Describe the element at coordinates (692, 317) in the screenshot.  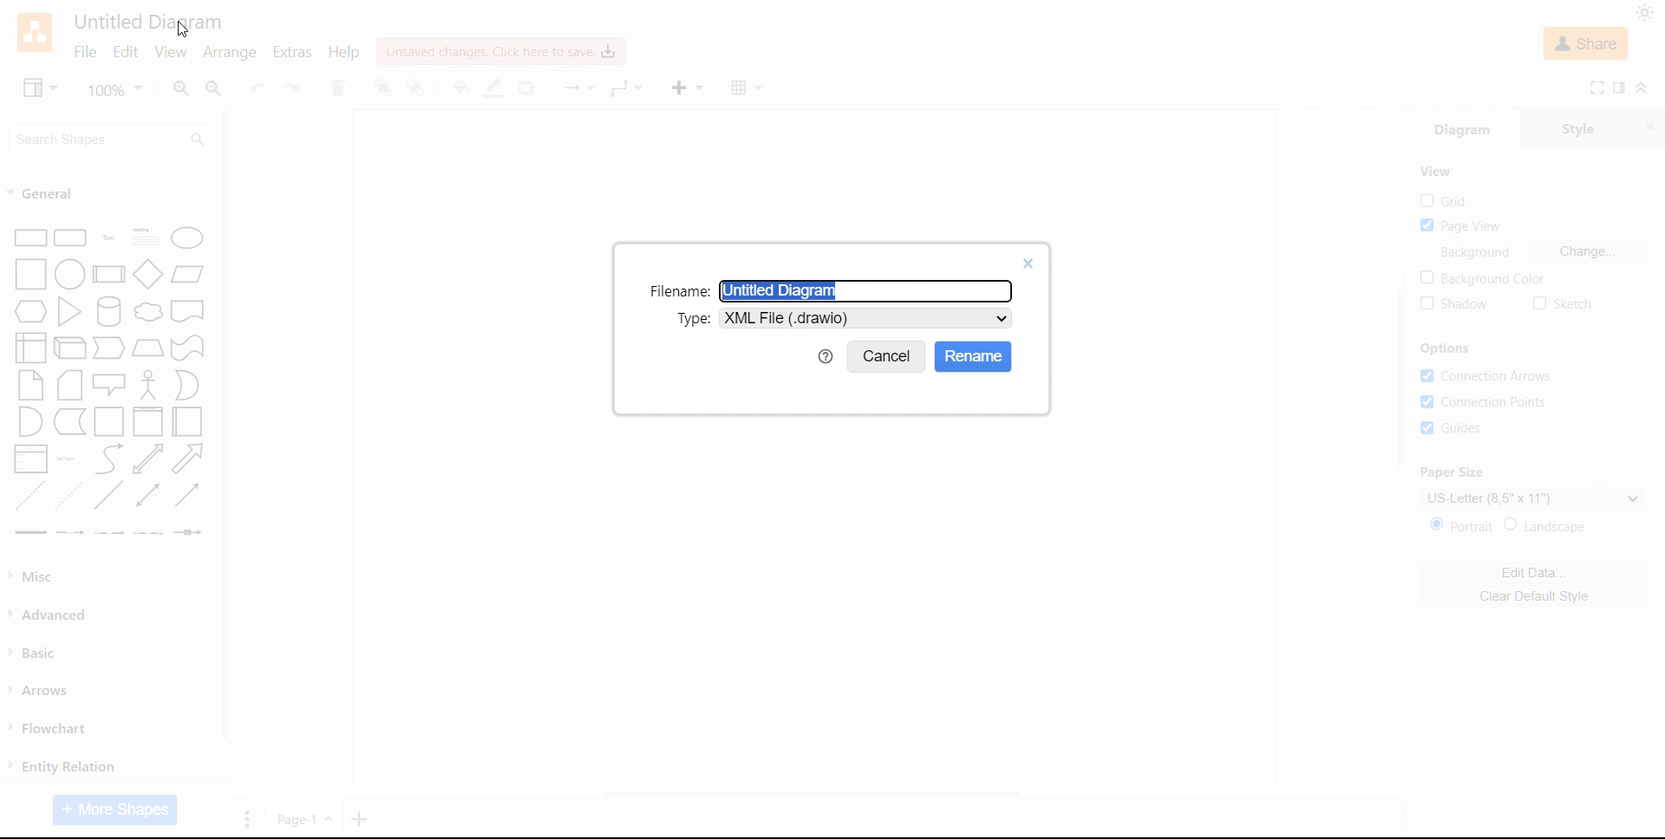
I see `text` at that location.